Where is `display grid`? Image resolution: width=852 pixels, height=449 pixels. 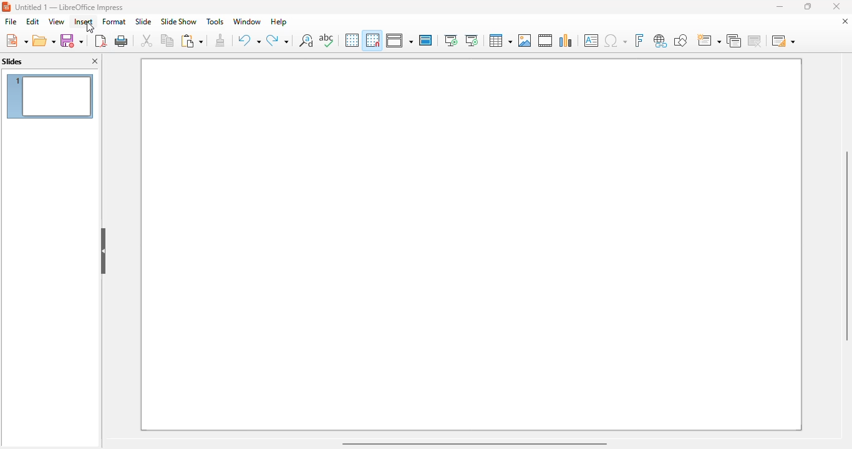 display grid is located at coordinates (351, 40).